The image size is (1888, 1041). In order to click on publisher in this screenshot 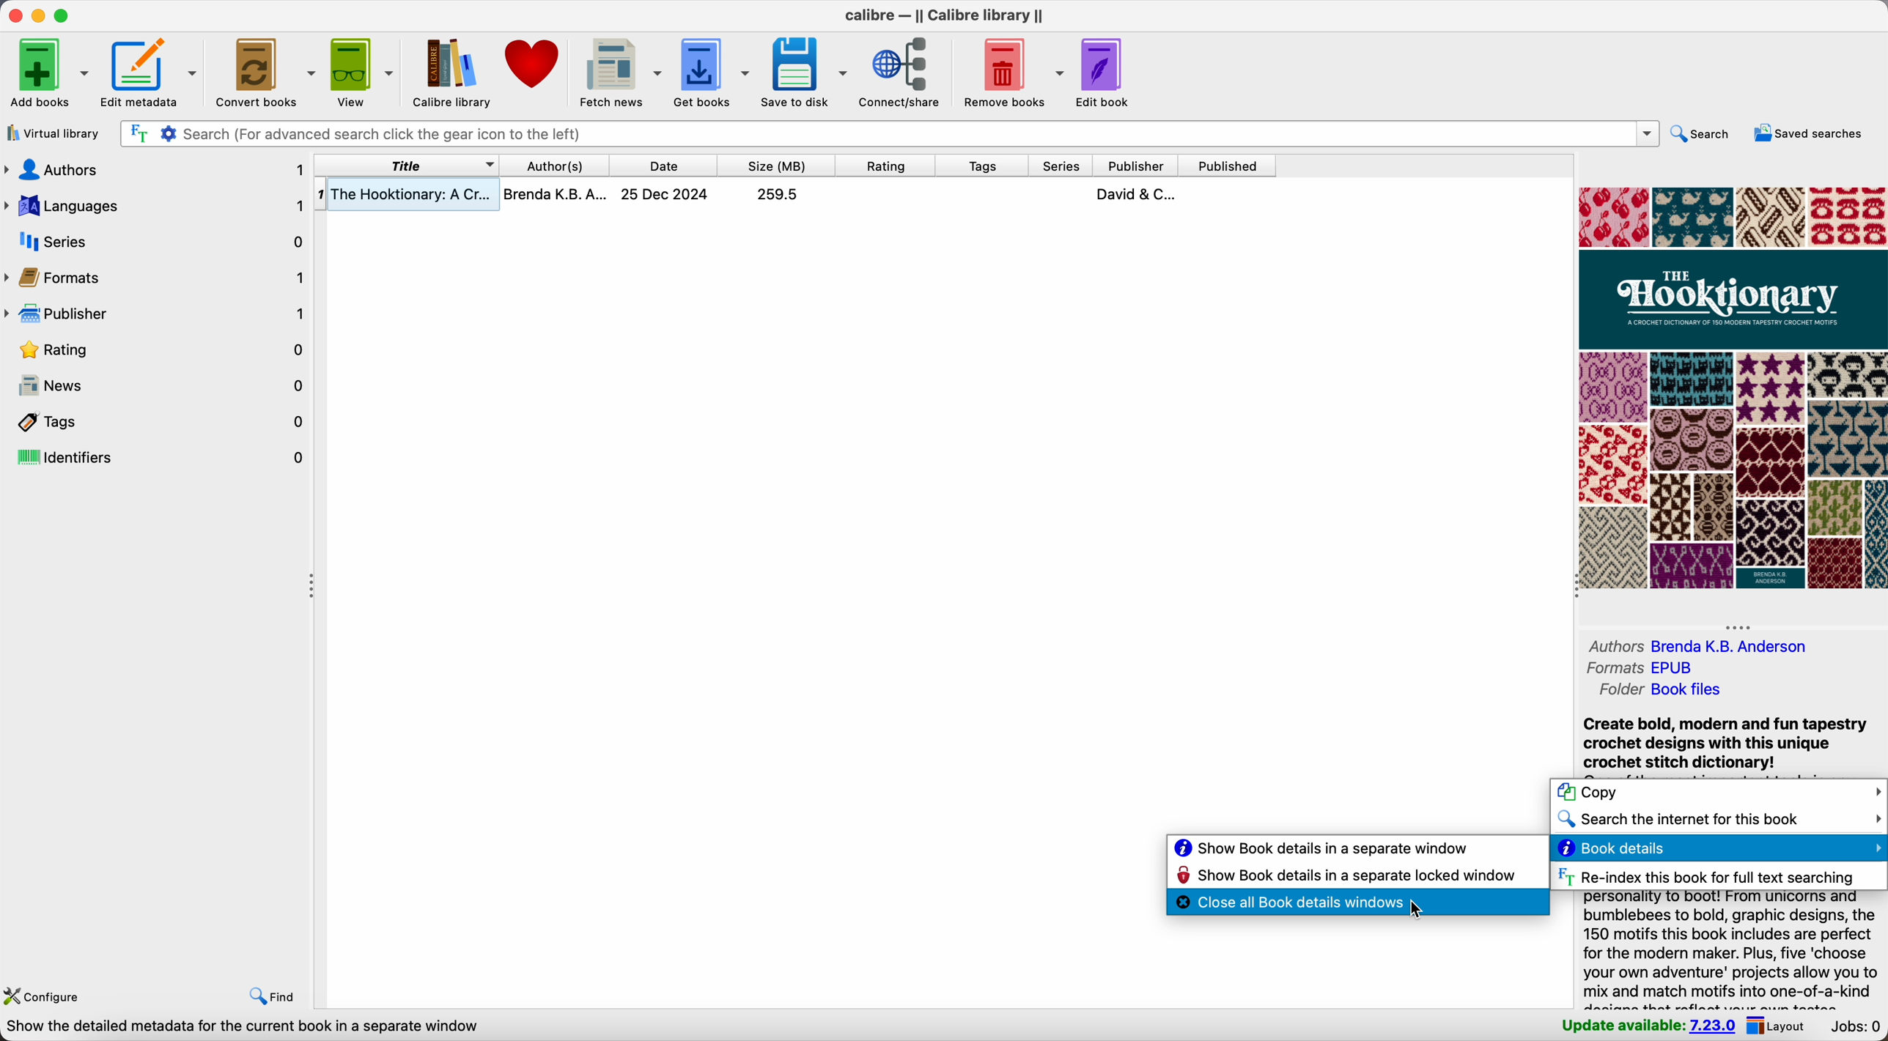, I will do `click(158, 316)`.